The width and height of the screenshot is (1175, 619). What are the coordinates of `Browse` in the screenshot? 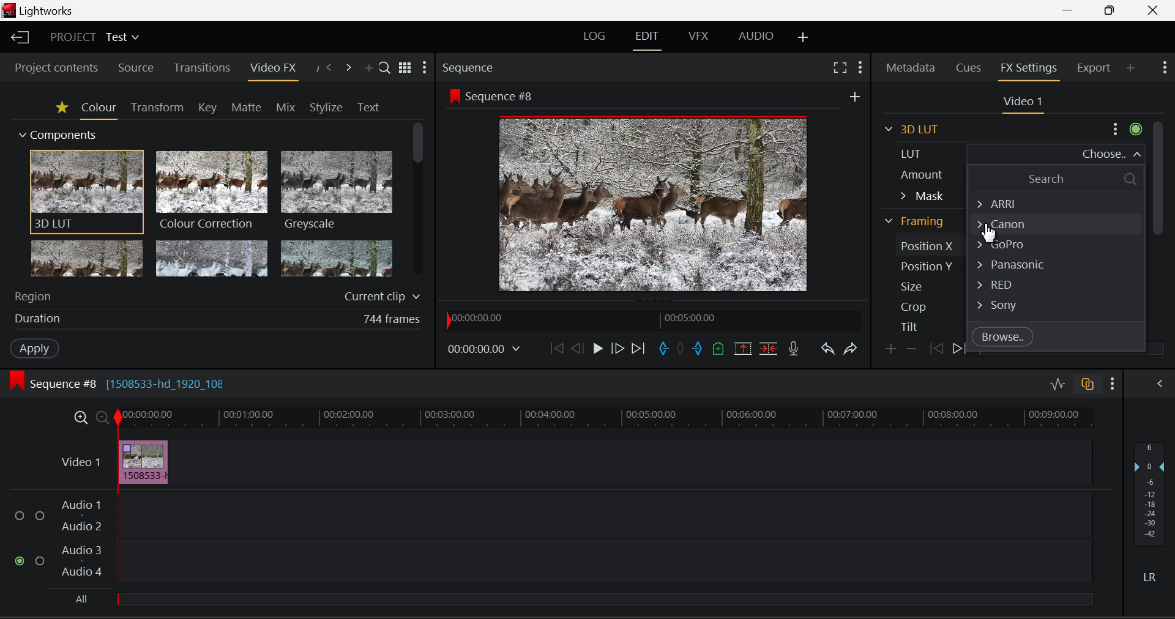 It's located at (1005, 337).